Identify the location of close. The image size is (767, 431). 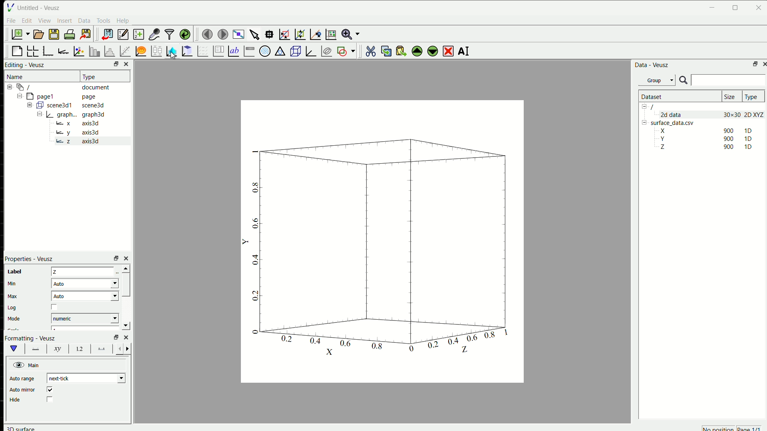
(127, 258).